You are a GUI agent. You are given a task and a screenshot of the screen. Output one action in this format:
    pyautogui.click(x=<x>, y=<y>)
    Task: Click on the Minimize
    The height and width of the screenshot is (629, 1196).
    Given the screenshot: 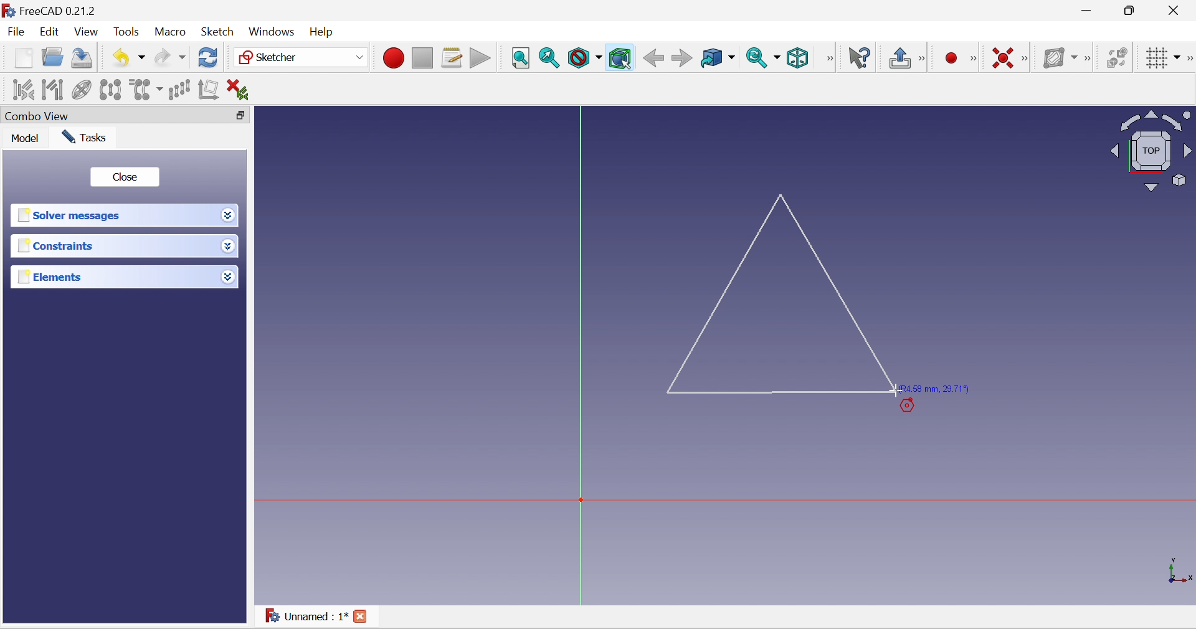 What is the action you would take?
    pyautogui.click(x=1086, y=10)
    